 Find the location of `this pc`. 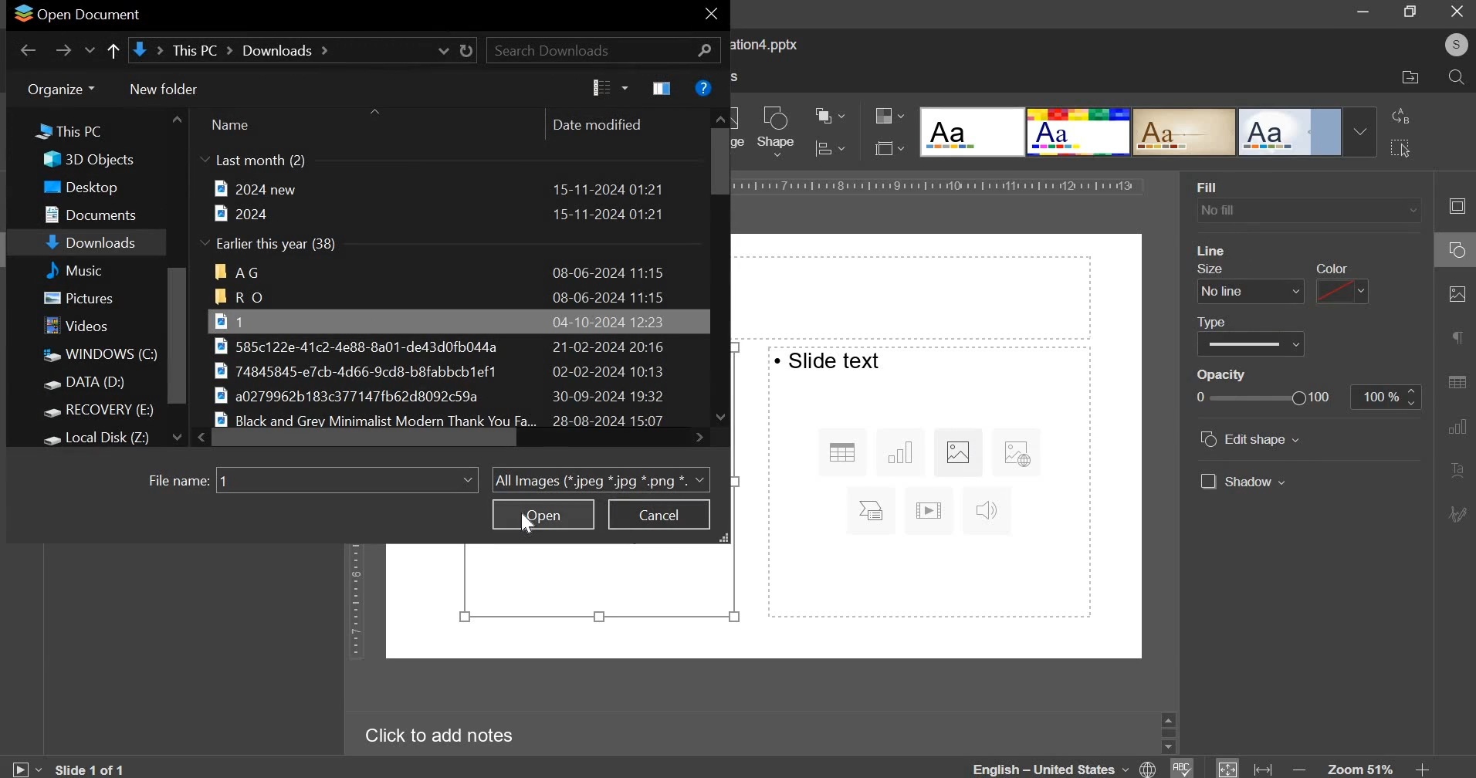

this pc is located at coordinates (60, 134).